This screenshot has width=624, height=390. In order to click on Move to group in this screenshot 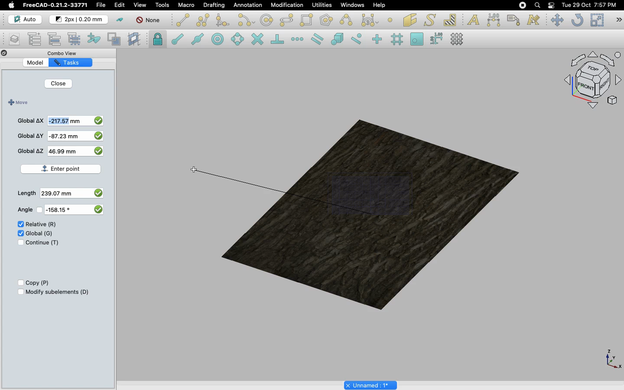, I will do `click(56, 39)`.